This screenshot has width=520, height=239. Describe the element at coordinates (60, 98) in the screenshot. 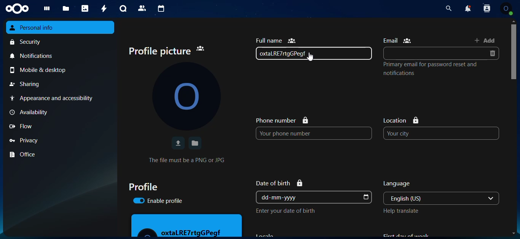

I see `Appearance and accessibility` at that location.